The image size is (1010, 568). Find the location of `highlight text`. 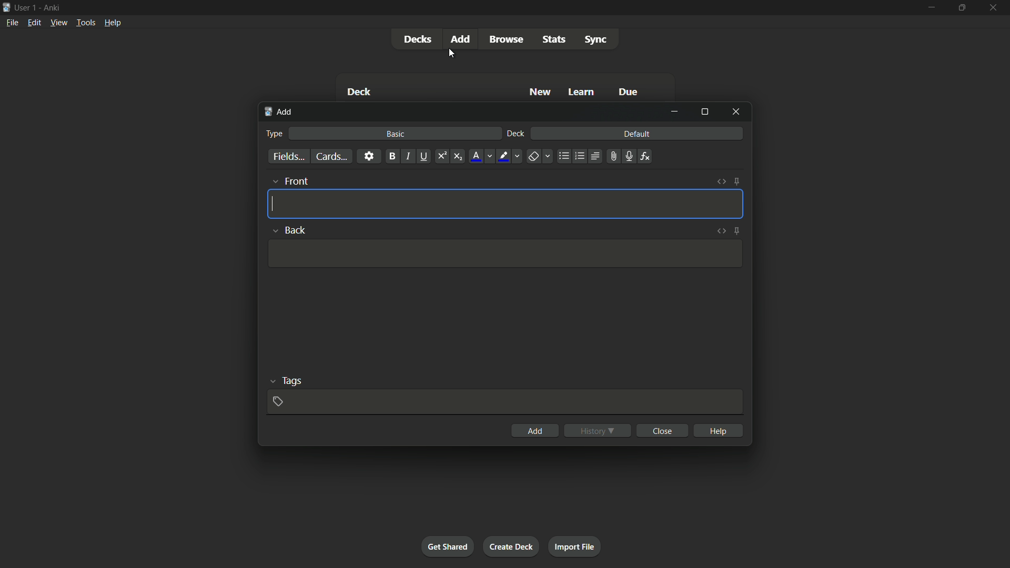

highlight text is located at coordinates (502, 157).